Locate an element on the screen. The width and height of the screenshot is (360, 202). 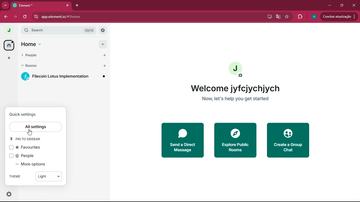
app.element.io/#/home is located at coordinates (107, 17).